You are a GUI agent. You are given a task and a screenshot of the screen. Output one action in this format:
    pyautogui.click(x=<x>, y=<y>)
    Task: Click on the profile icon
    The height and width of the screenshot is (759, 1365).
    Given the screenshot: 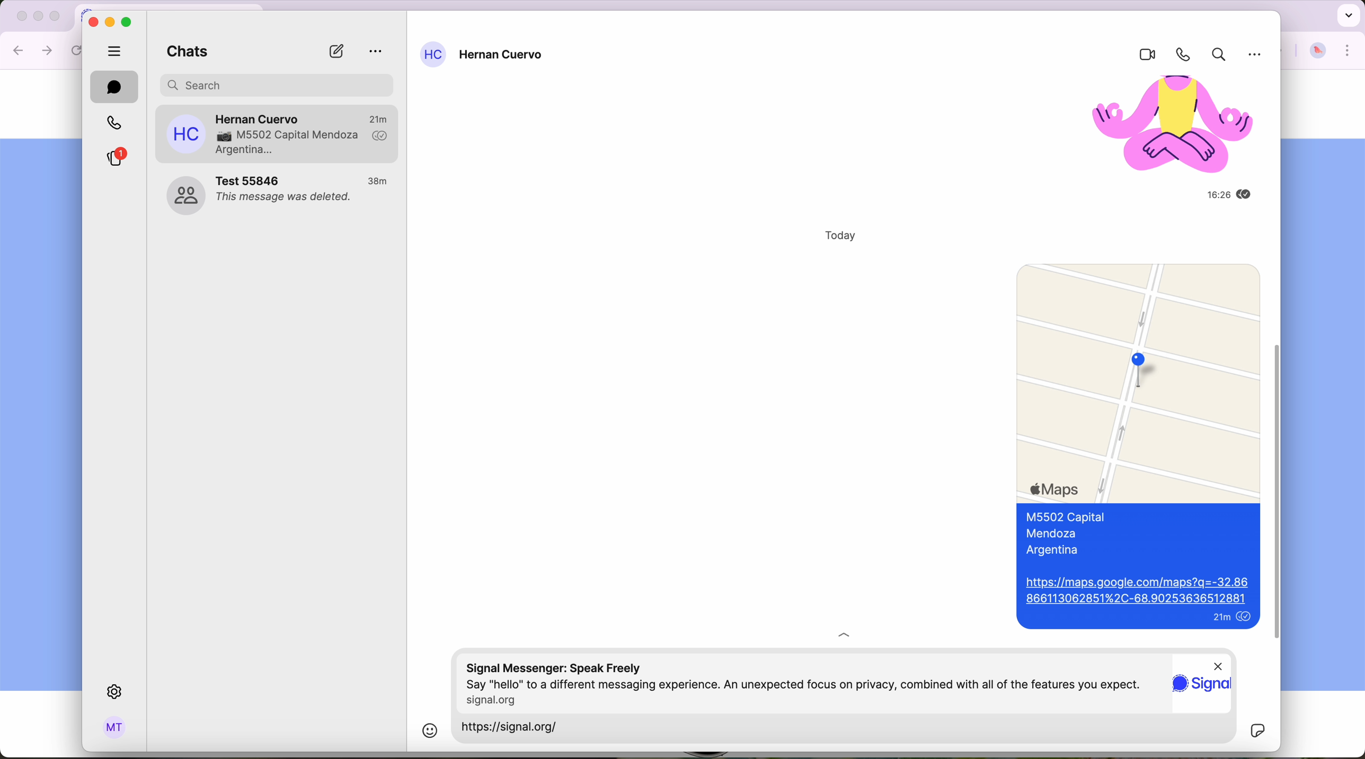 What is the action you would take?
    pyautogui.click(x=433, y=55)
    